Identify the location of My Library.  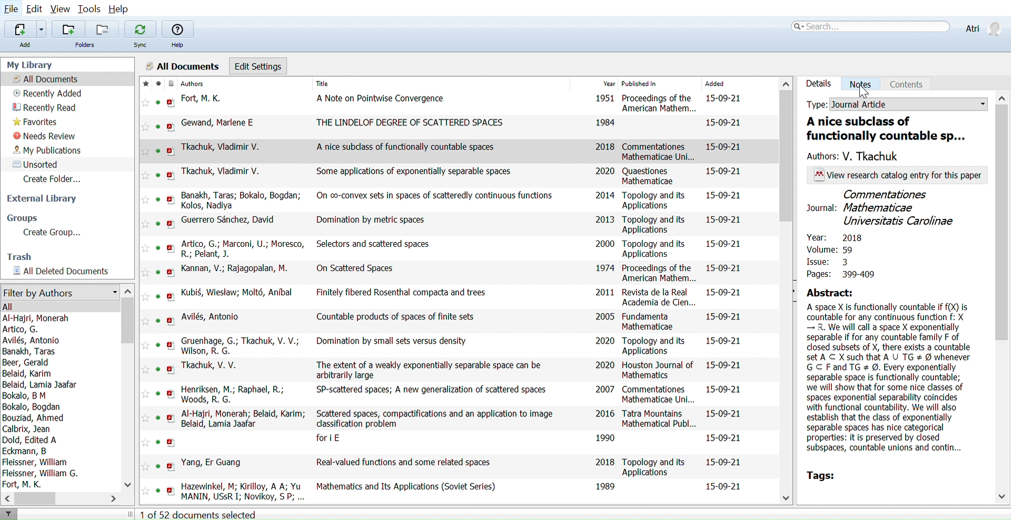
(30, 64).